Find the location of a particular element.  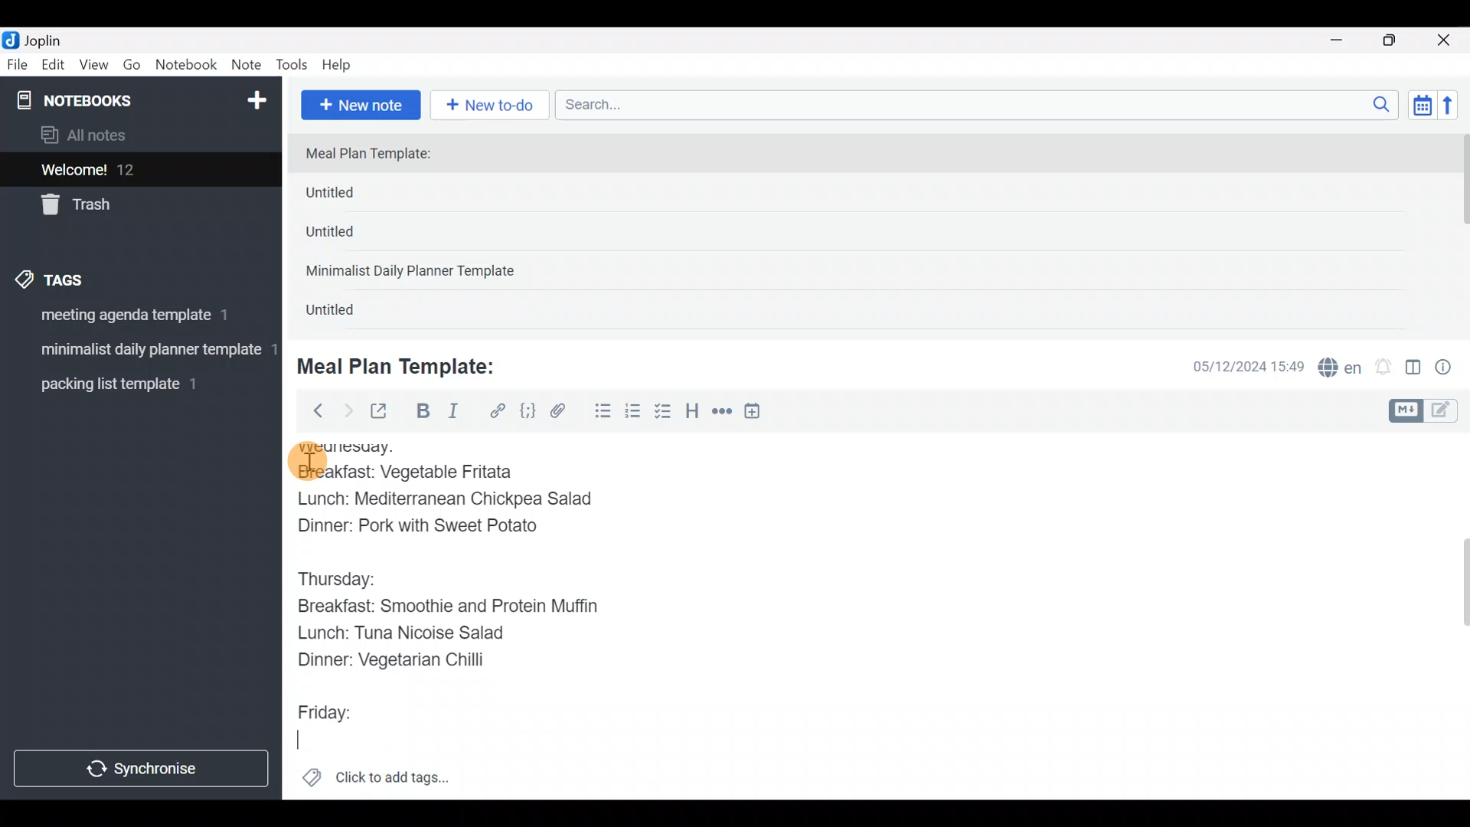

Horizontal rule is located at coordinates (722, 413).